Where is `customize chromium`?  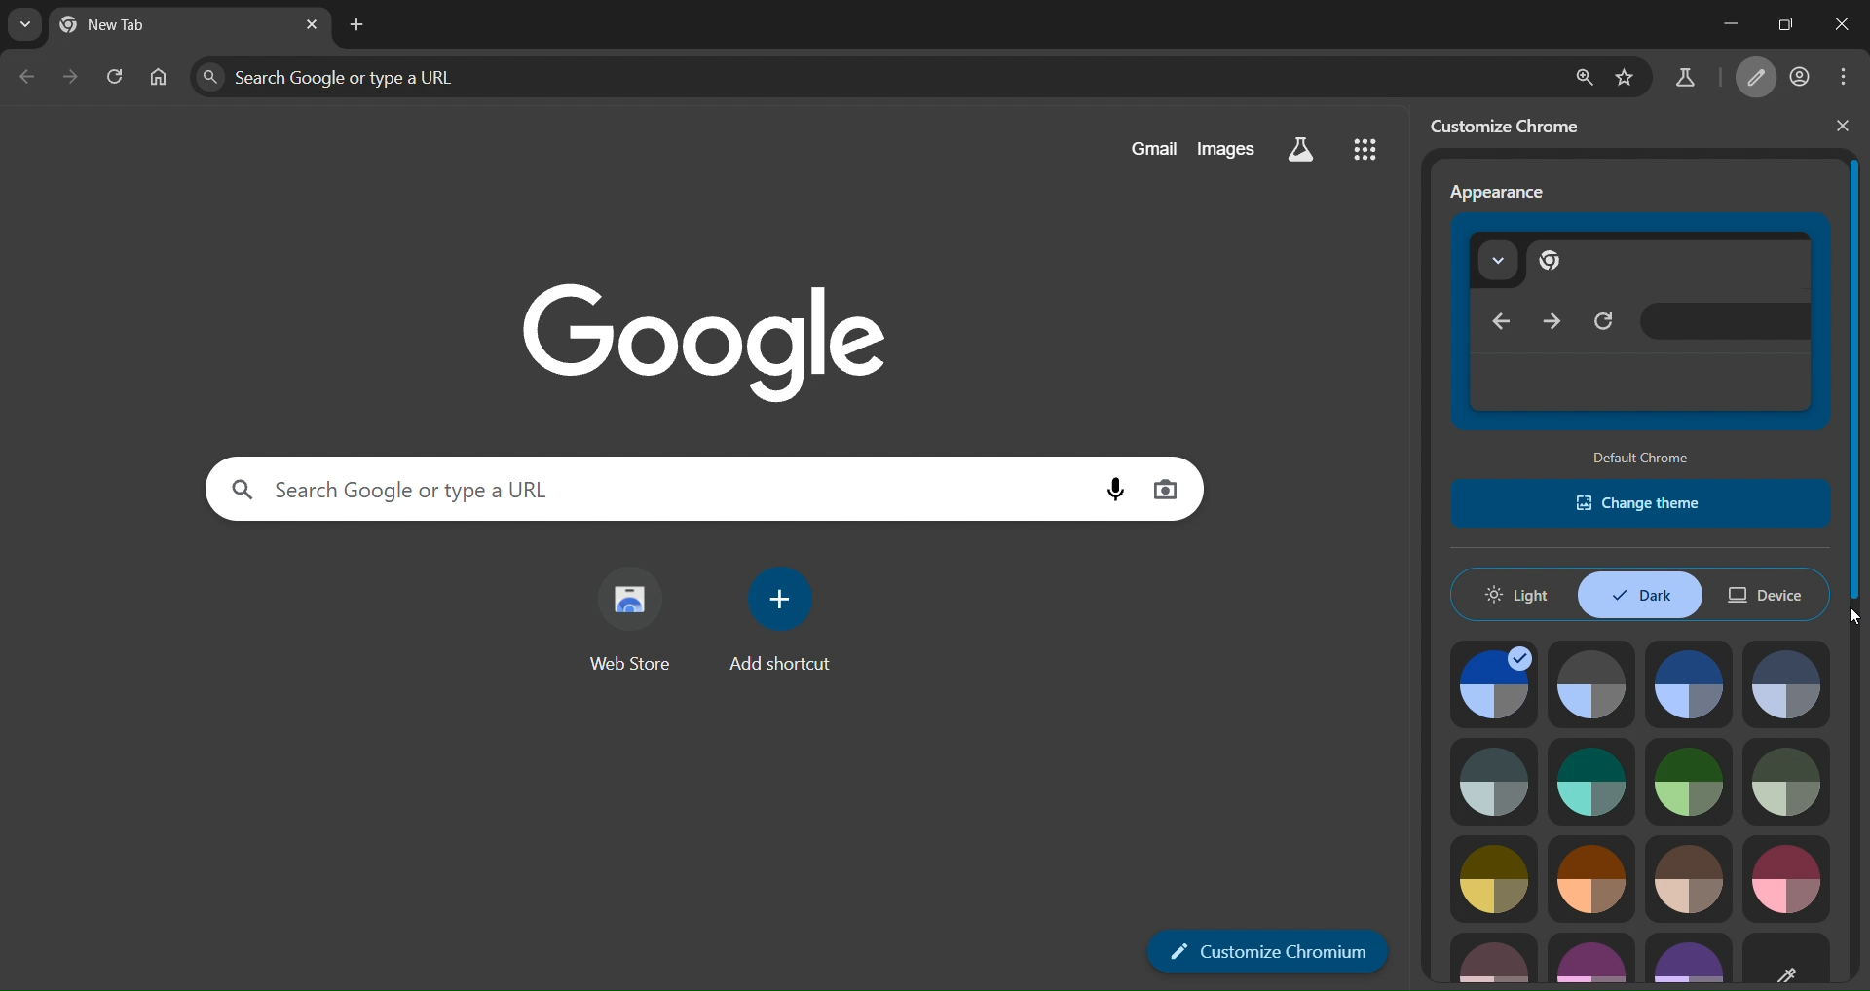
customize chromium is located at coordinates (1755, 79).